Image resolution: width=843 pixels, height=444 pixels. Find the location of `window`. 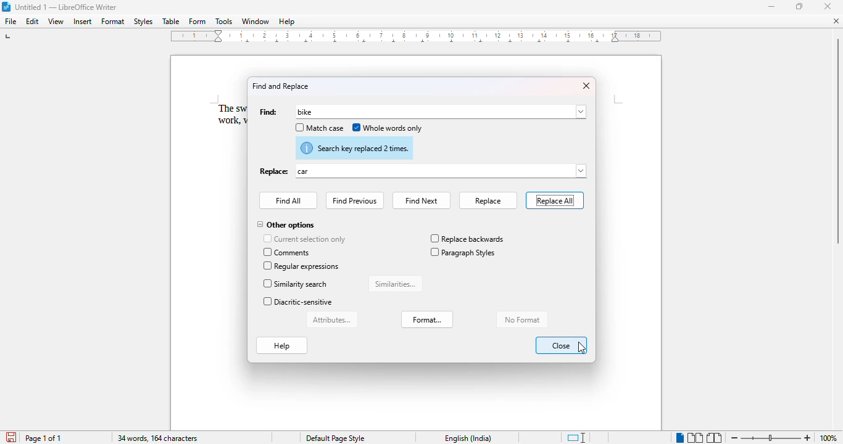

window is located at coordinates (255, 22).